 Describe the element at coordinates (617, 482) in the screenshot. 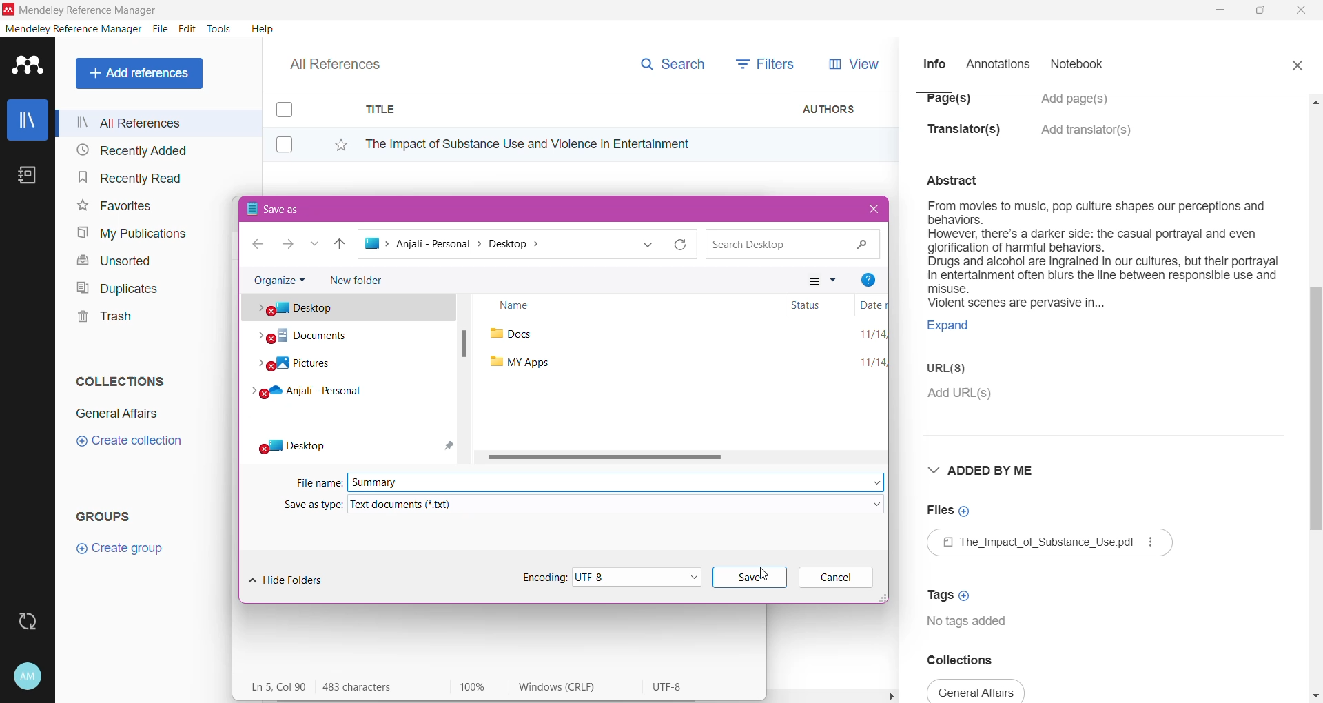

I see `File Name set` at that location.